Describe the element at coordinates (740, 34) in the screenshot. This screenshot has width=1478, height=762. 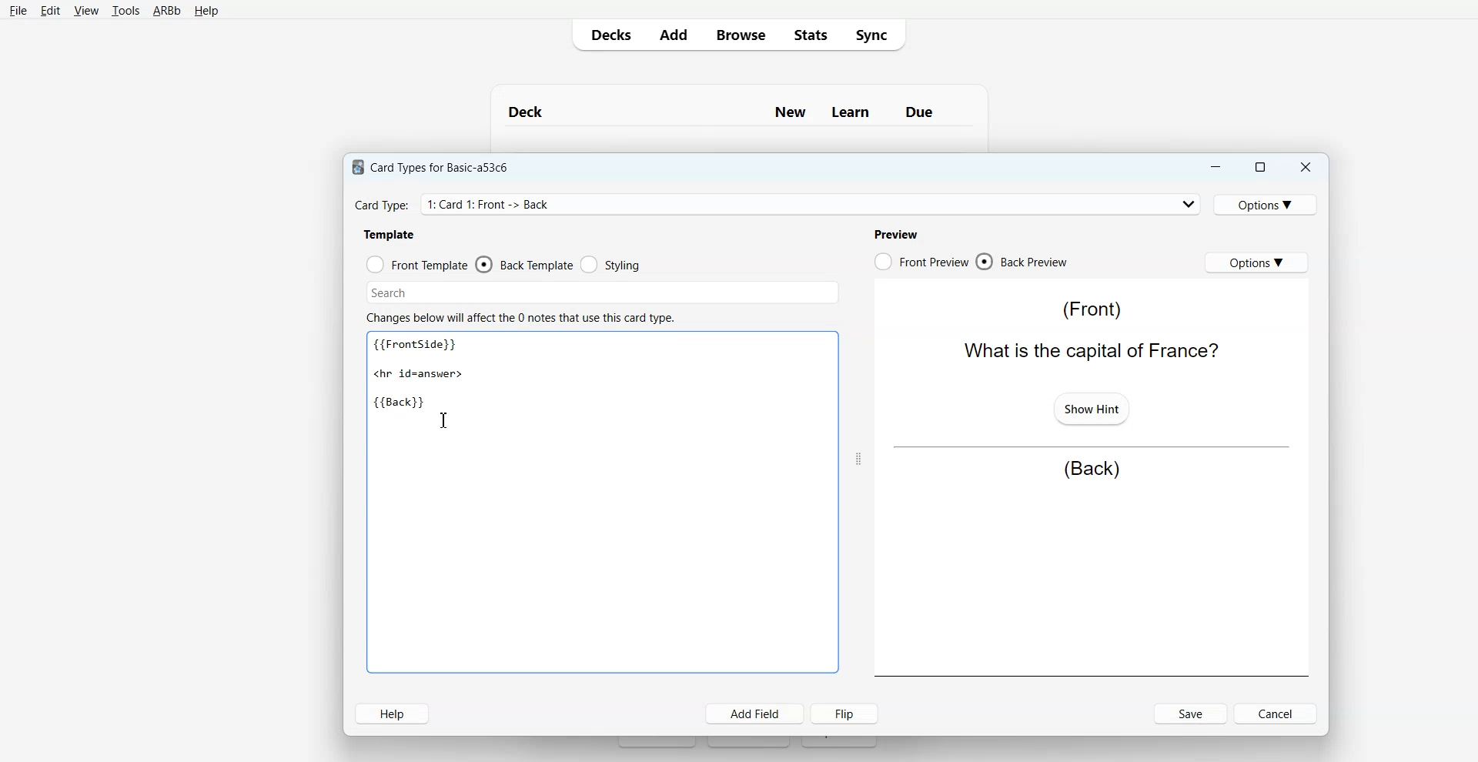
I see `Browse` at that location.